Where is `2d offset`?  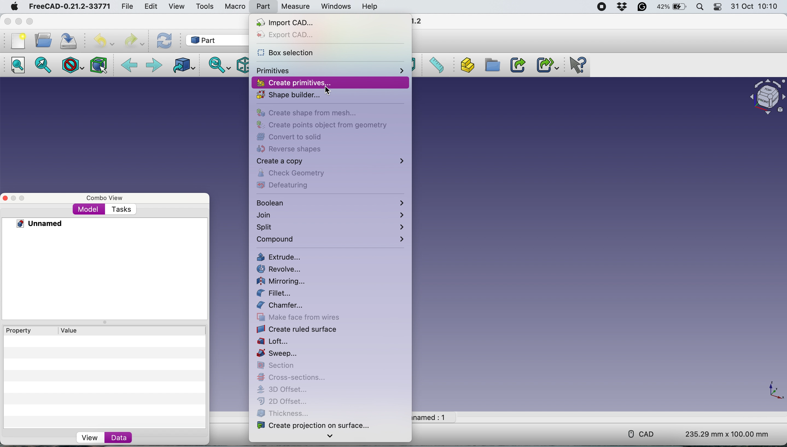
2d offset is located at coordinates (285, 401).